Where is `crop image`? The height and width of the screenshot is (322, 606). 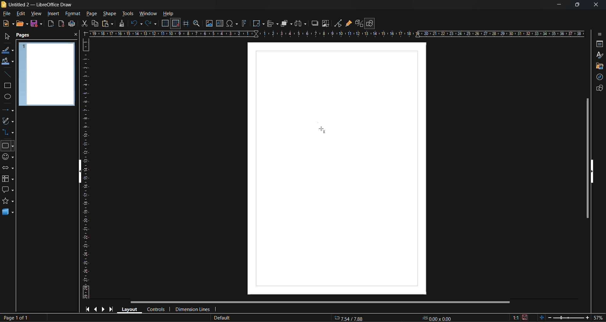 crop image is located at coordinates (326, 24).